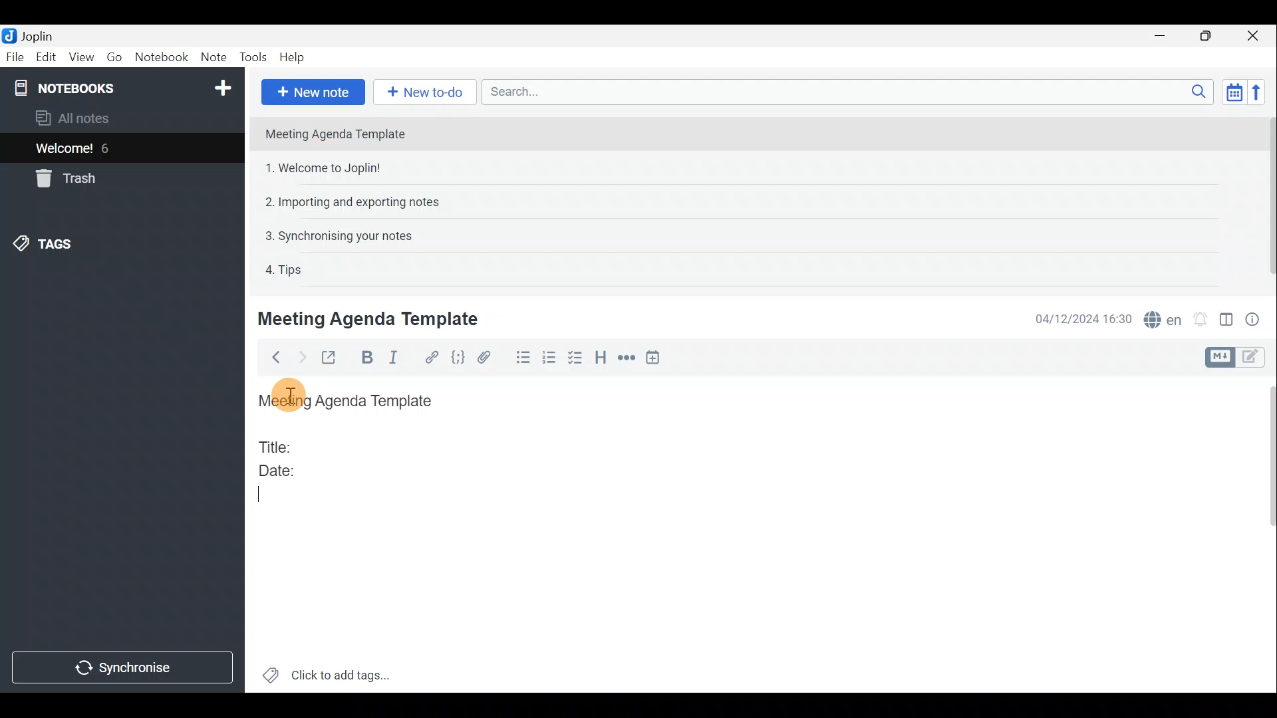 This screenshot has height=718, width=1277. I want to click on Note properties, so click(1257, 318).